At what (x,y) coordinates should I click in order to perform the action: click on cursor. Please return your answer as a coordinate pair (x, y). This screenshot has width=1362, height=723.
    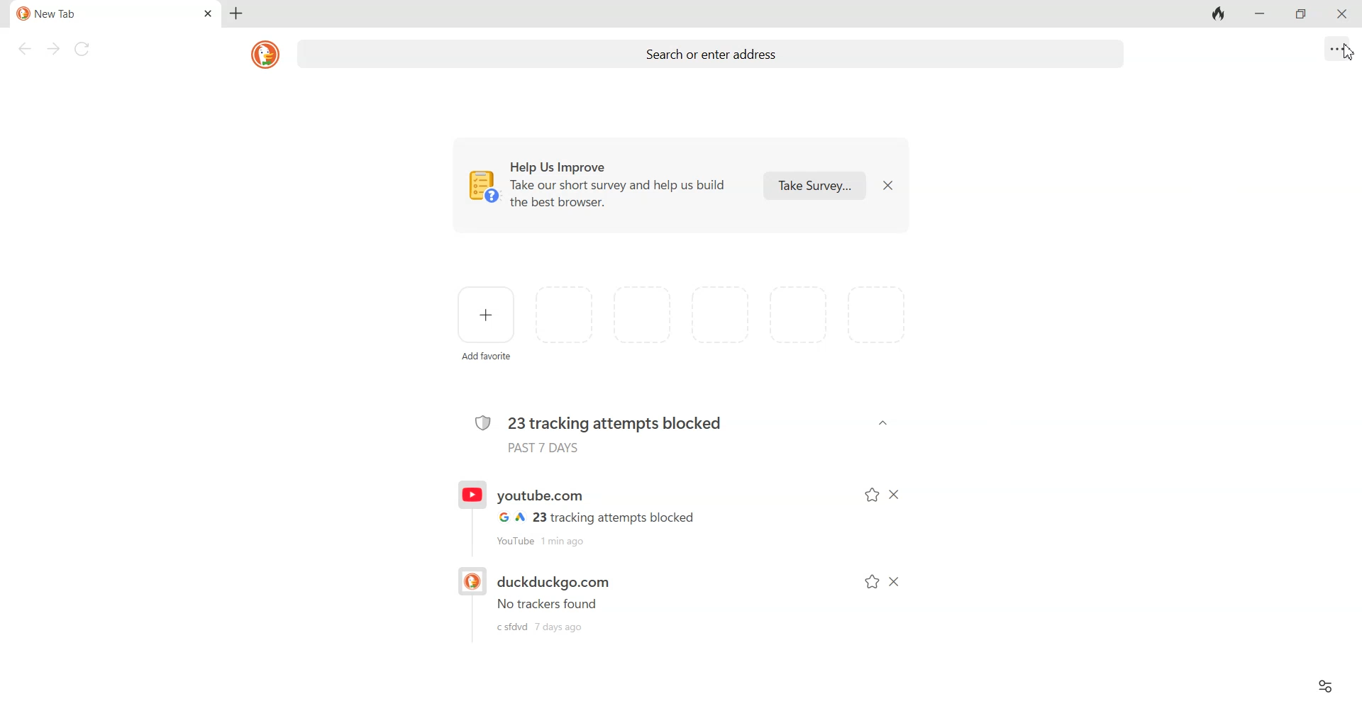
    Looking at the image, I should click on (1346, 58).